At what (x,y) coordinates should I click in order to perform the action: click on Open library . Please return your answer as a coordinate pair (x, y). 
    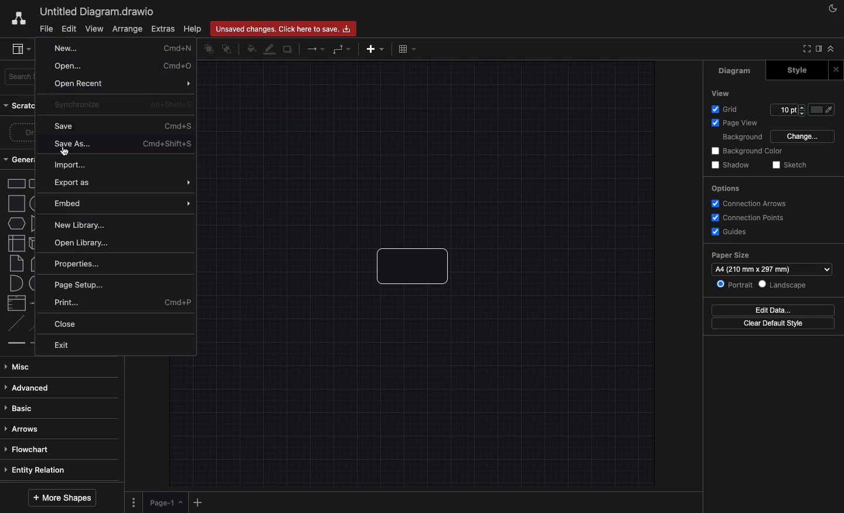
    Looking at the image, I should click on (87, 245).